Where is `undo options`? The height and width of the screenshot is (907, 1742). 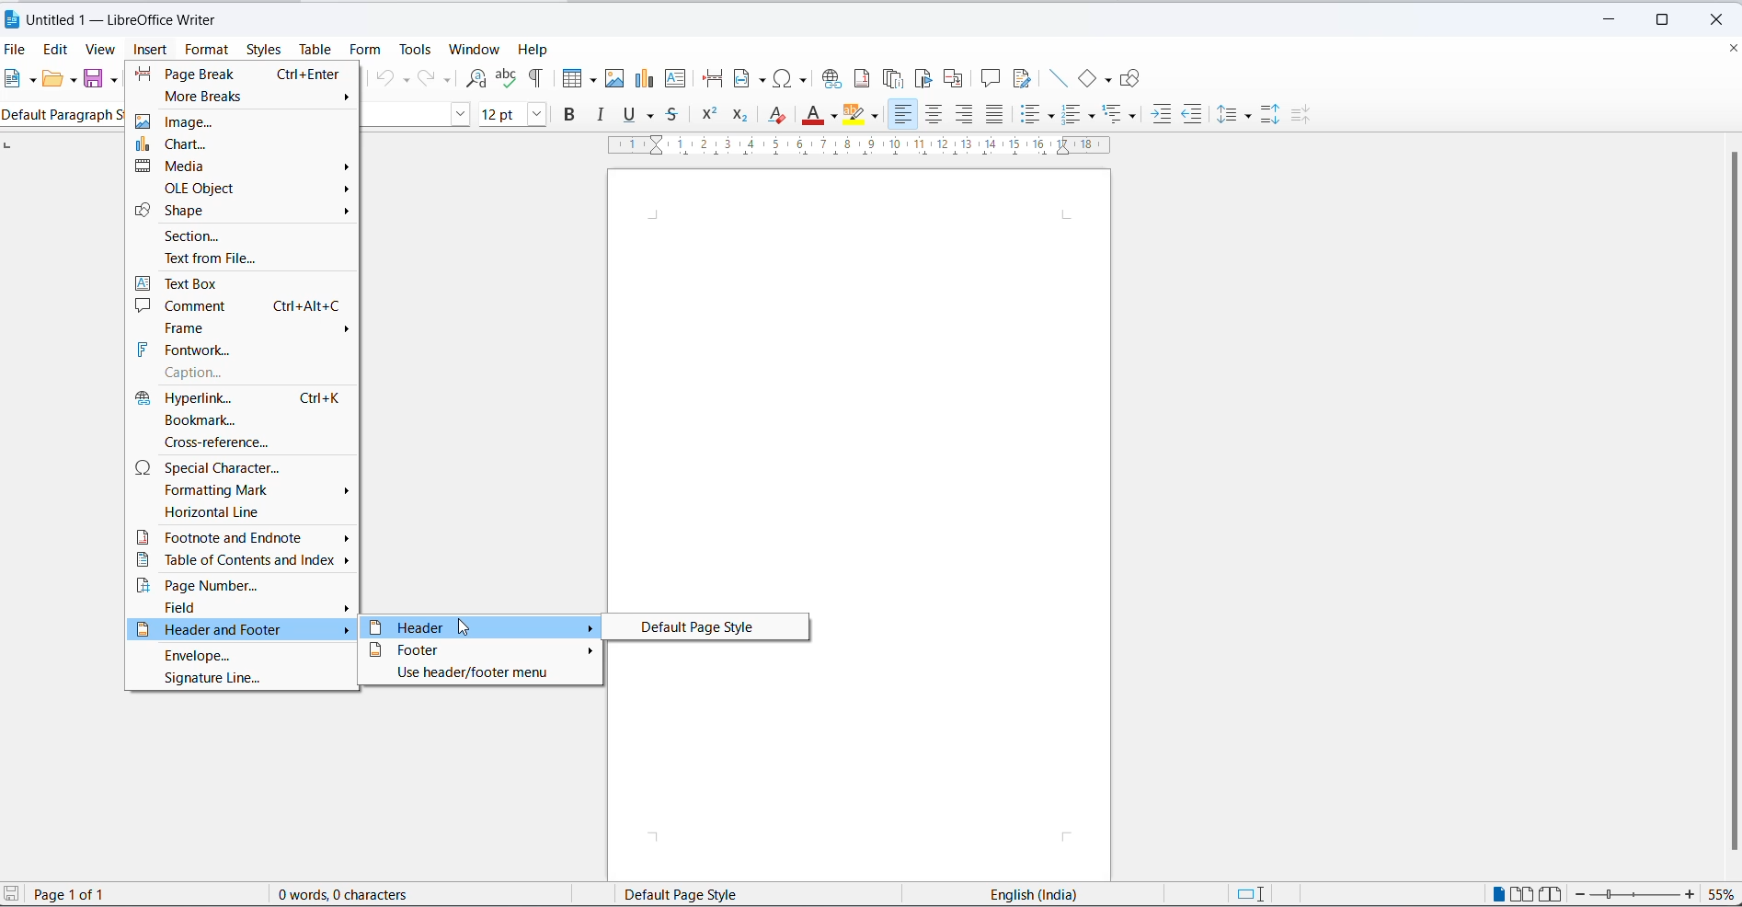
undo options is located at coordinates (406, 79).